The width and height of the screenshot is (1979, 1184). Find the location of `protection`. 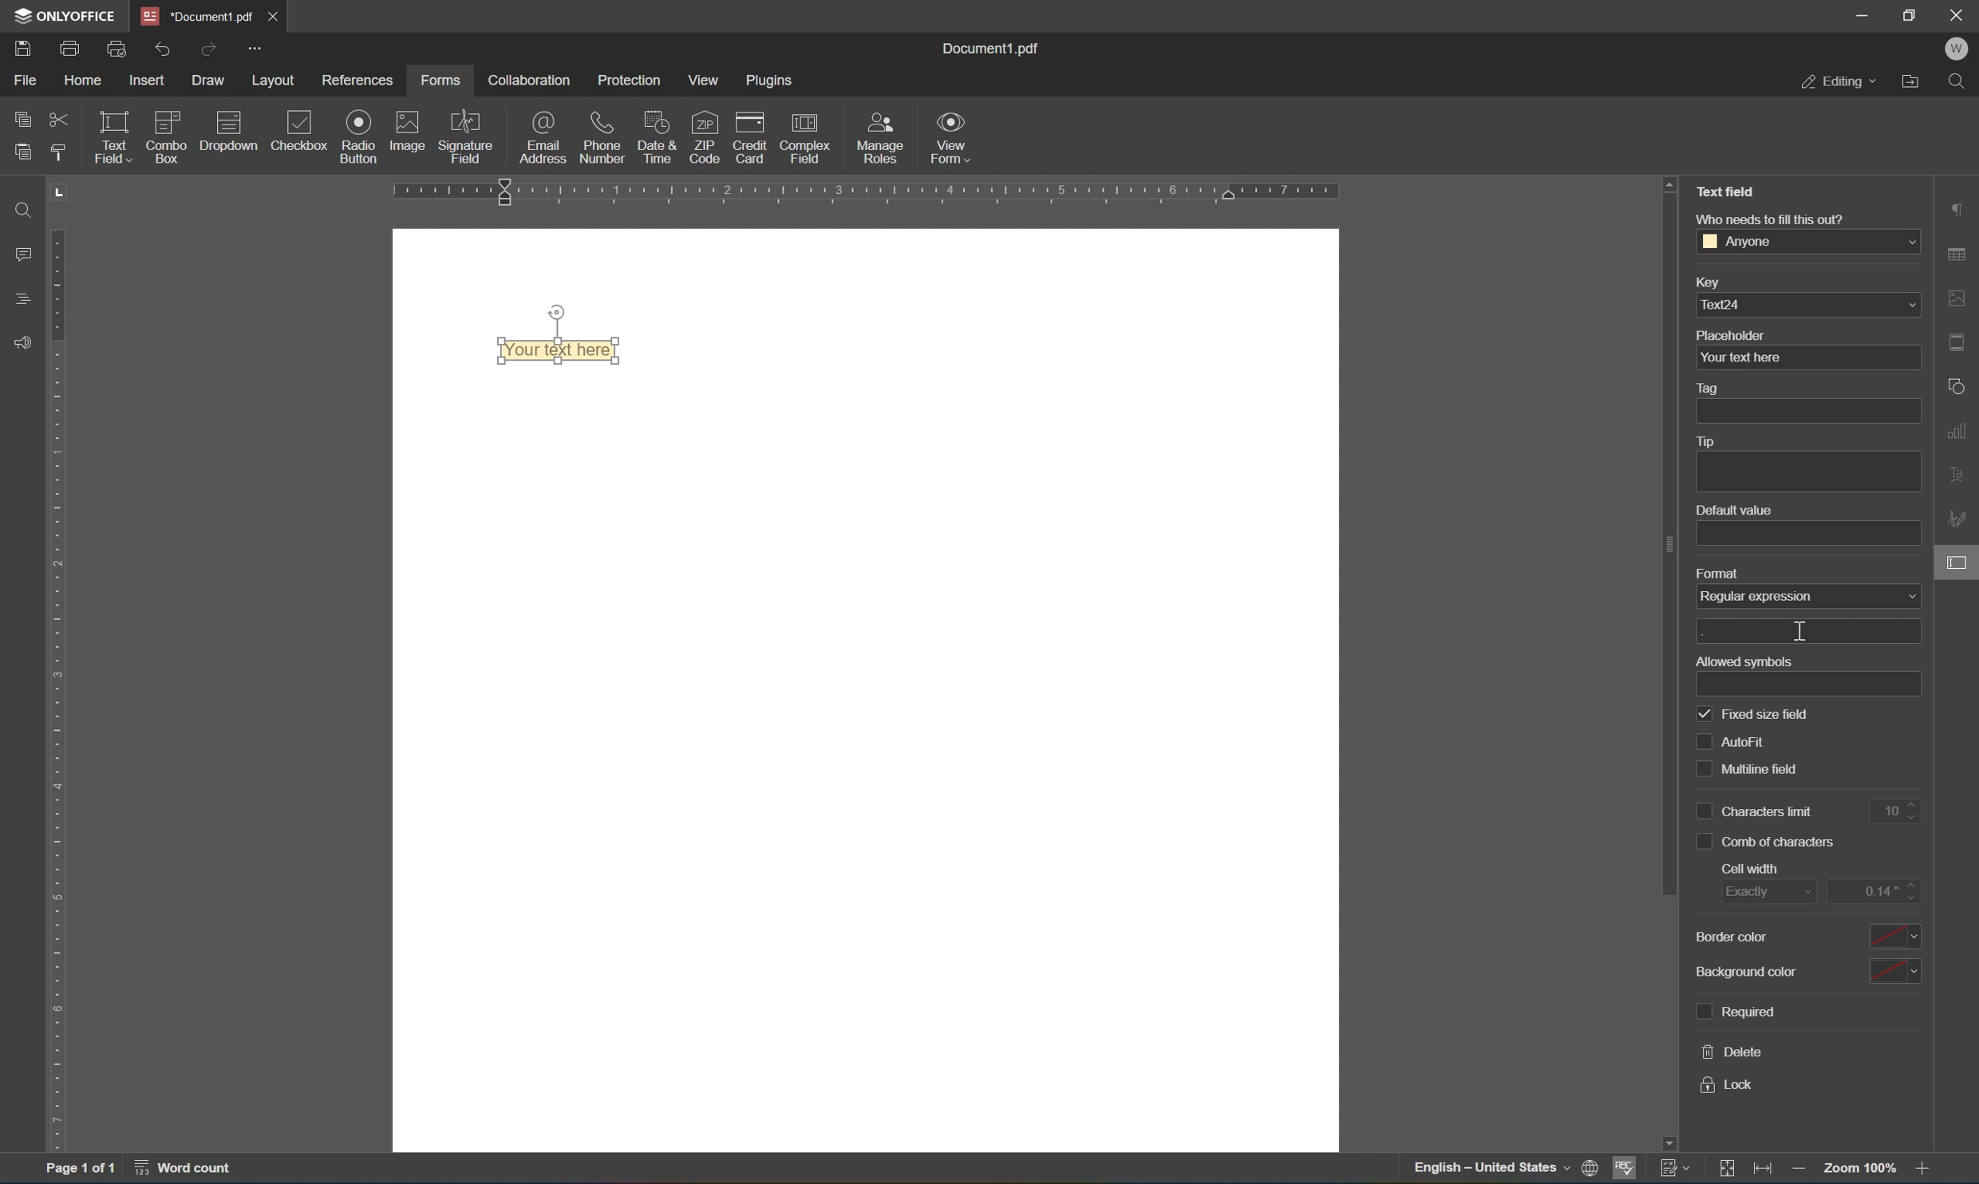

protection is located at coordinates (630, 80).